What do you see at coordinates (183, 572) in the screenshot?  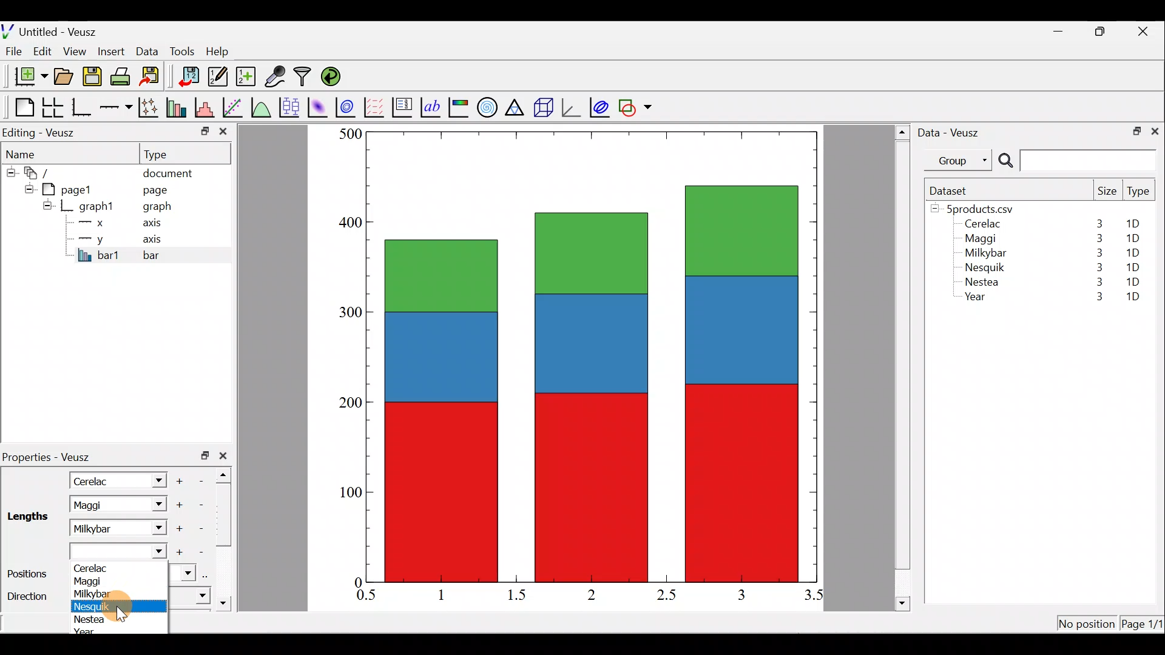 I see `Positions dropdown` at bounding box center [183, 572].